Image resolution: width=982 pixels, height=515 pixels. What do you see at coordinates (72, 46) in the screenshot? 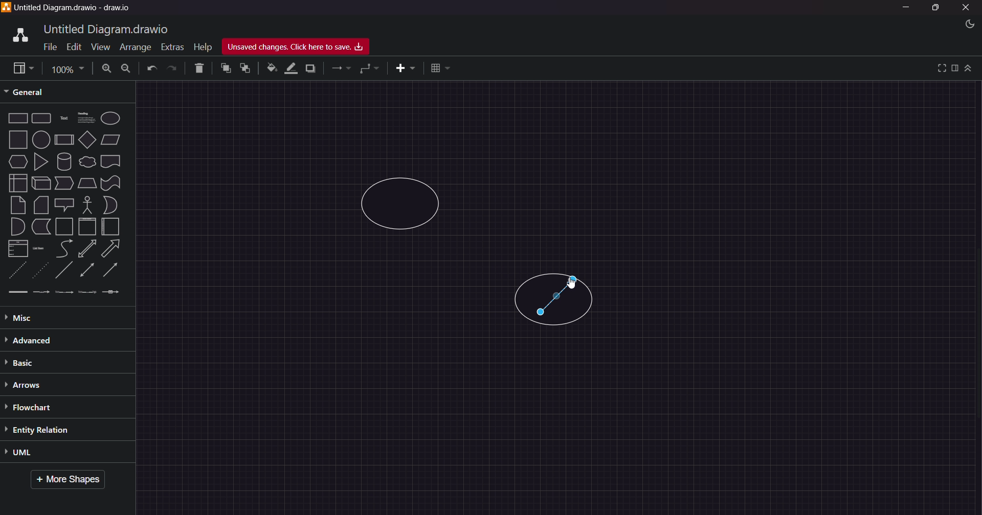
I see `Edit` at bounding box center [72, 46].